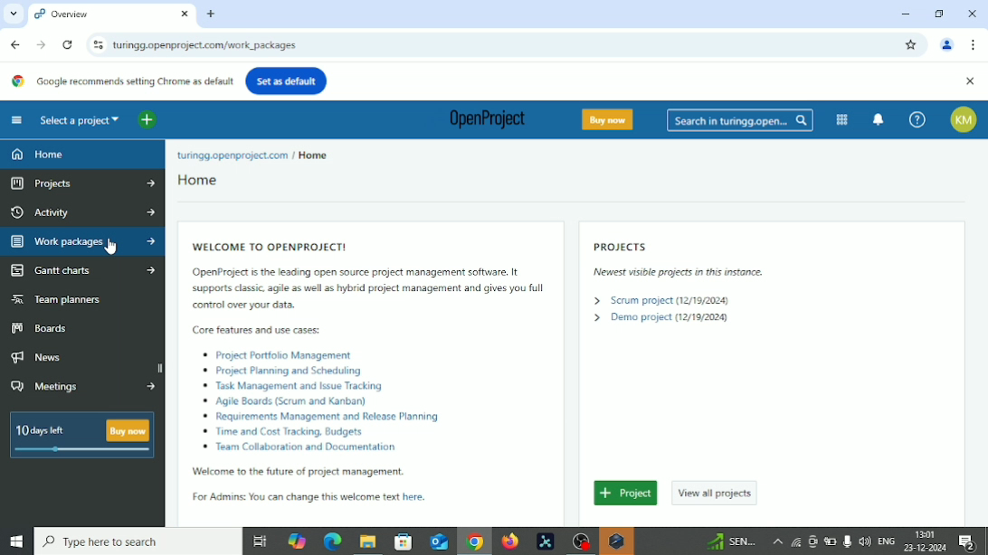 This screenshot has height=555, width=988. Describe the element at coordinates (879, 118) in the screenshot. I see `To notification center` at that location.